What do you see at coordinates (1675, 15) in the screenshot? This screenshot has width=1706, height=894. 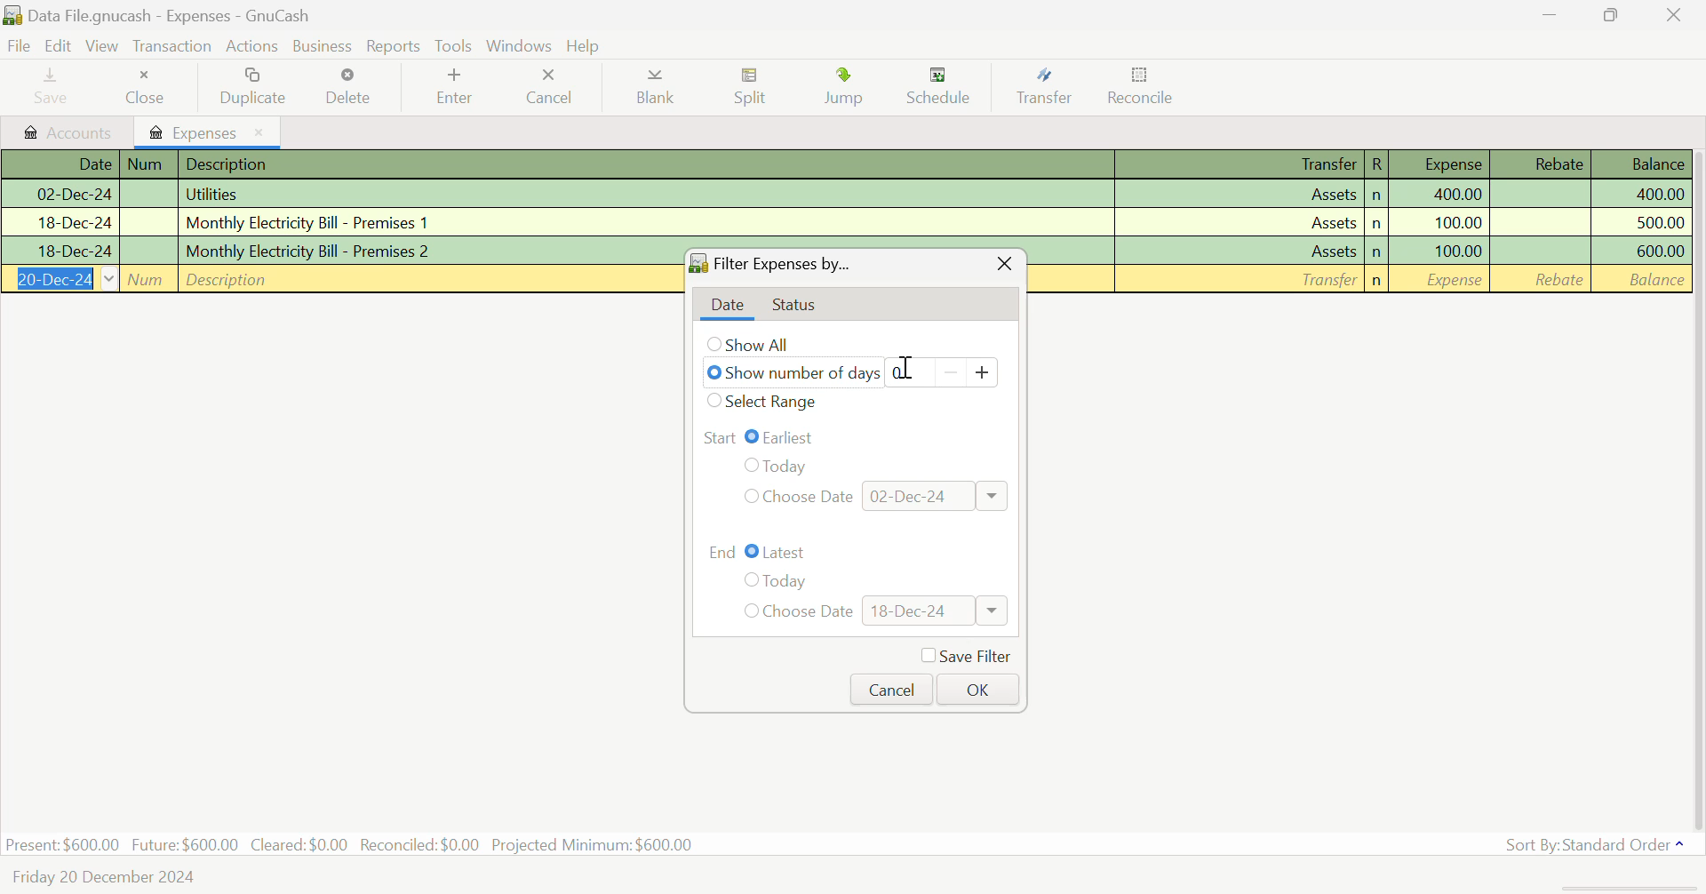 I see `Close` at bounding box center [1675, 15].